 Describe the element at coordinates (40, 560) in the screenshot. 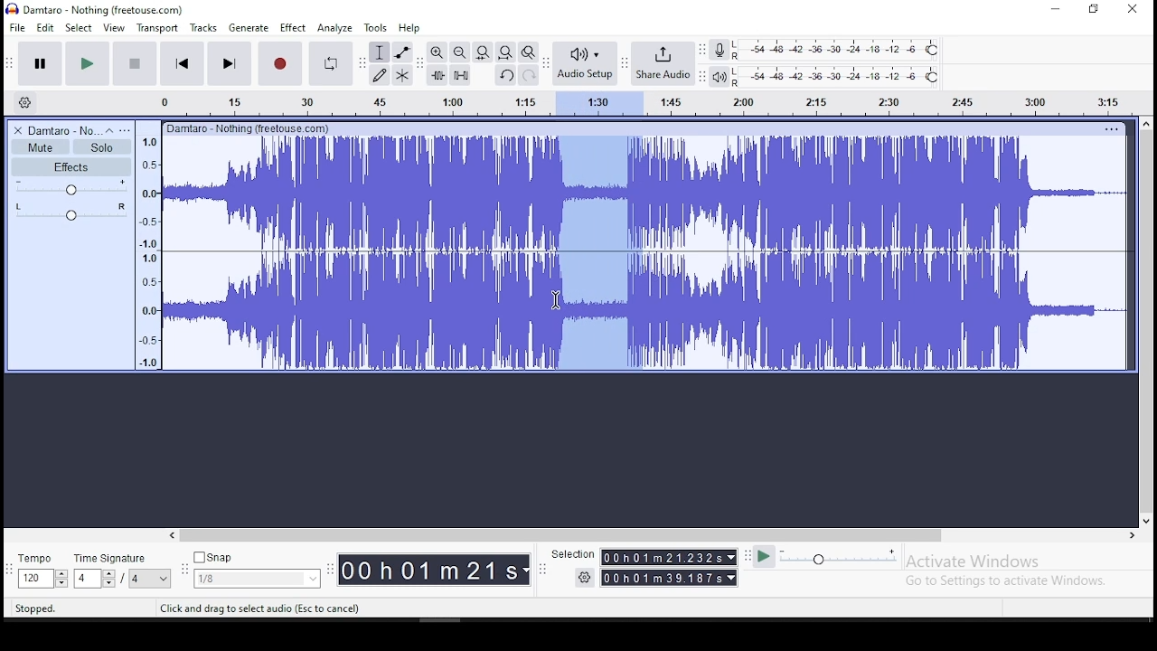

I see `tempo` at that location.